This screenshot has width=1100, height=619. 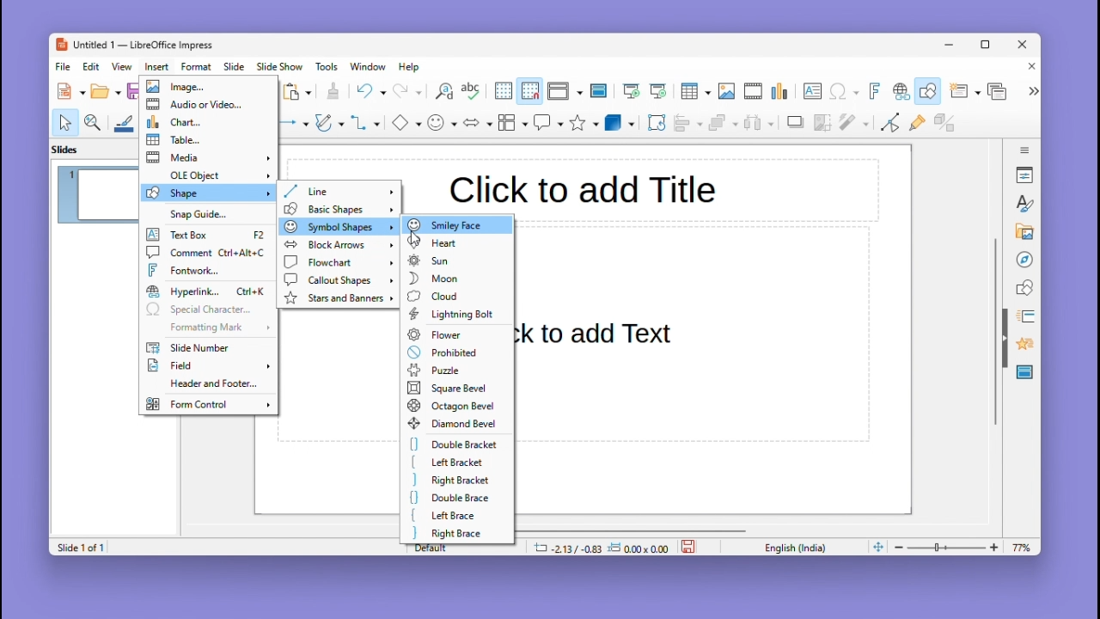 What do you see at coordinates (370, 91) in the screenshot?
I see `undo` at bounding box center [370, 91].